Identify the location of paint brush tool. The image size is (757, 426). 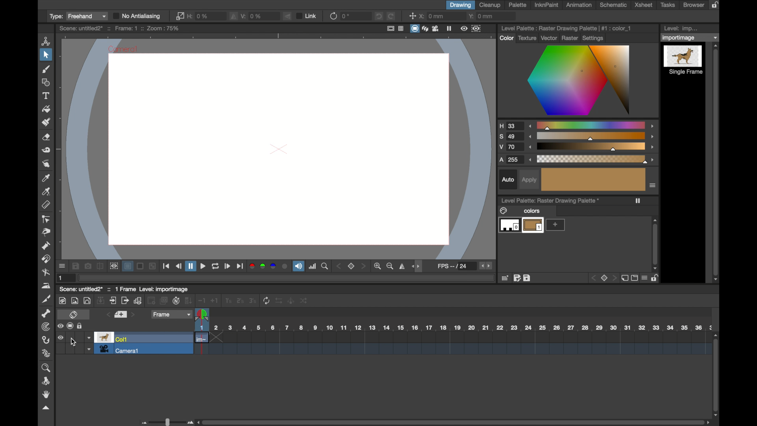
(47, 122).